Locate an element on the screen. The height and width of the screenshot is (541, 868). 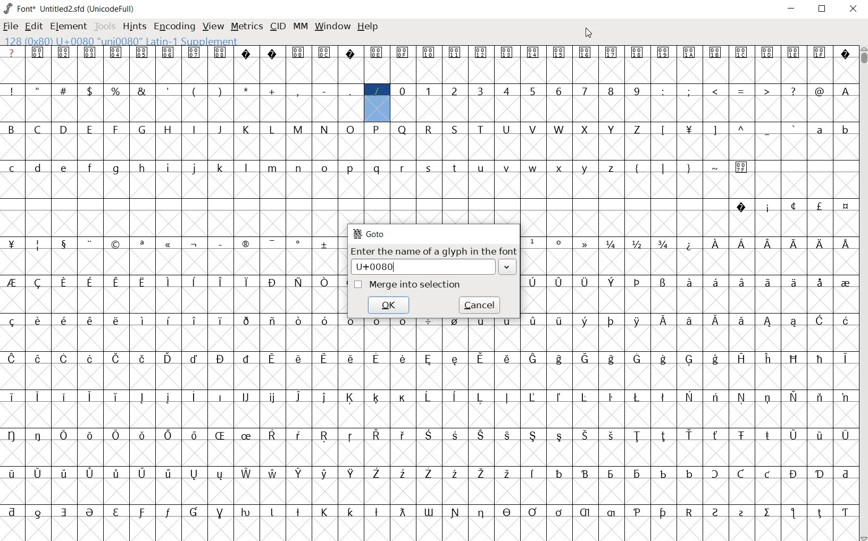
glyph is located at coordinates (324, 512).